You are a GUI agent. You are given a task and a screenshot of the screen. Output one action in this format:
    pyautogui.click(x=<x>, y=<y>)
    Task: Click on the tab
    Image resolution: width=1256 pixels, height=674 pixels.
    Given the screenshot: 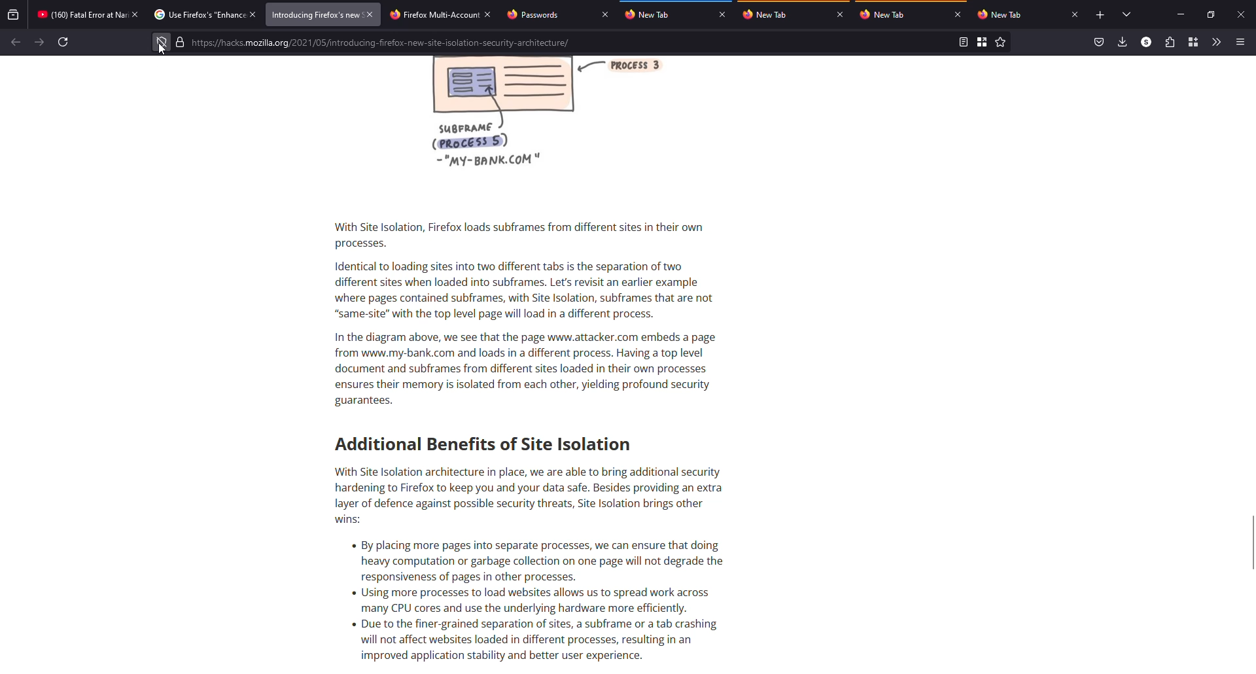 What is the action you would take?
    pyautogui.click(x=536, y=14)
    